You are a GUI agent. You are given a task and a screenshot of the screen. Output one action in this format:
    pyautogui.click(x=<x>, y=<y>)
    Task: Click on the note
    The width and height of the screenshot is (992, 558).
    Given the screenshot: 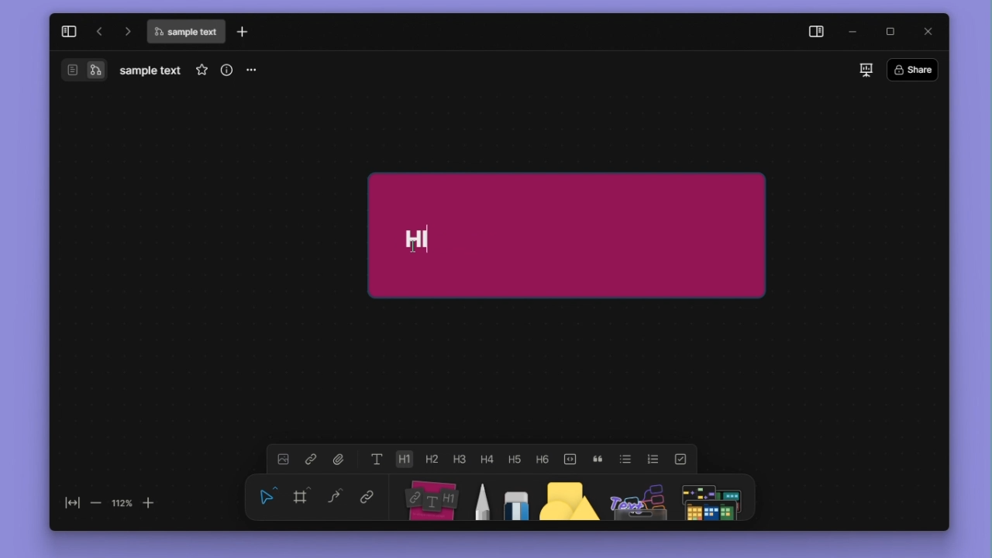 What is the action you would take?
    pyautogui.click(x=433, y=498)
    